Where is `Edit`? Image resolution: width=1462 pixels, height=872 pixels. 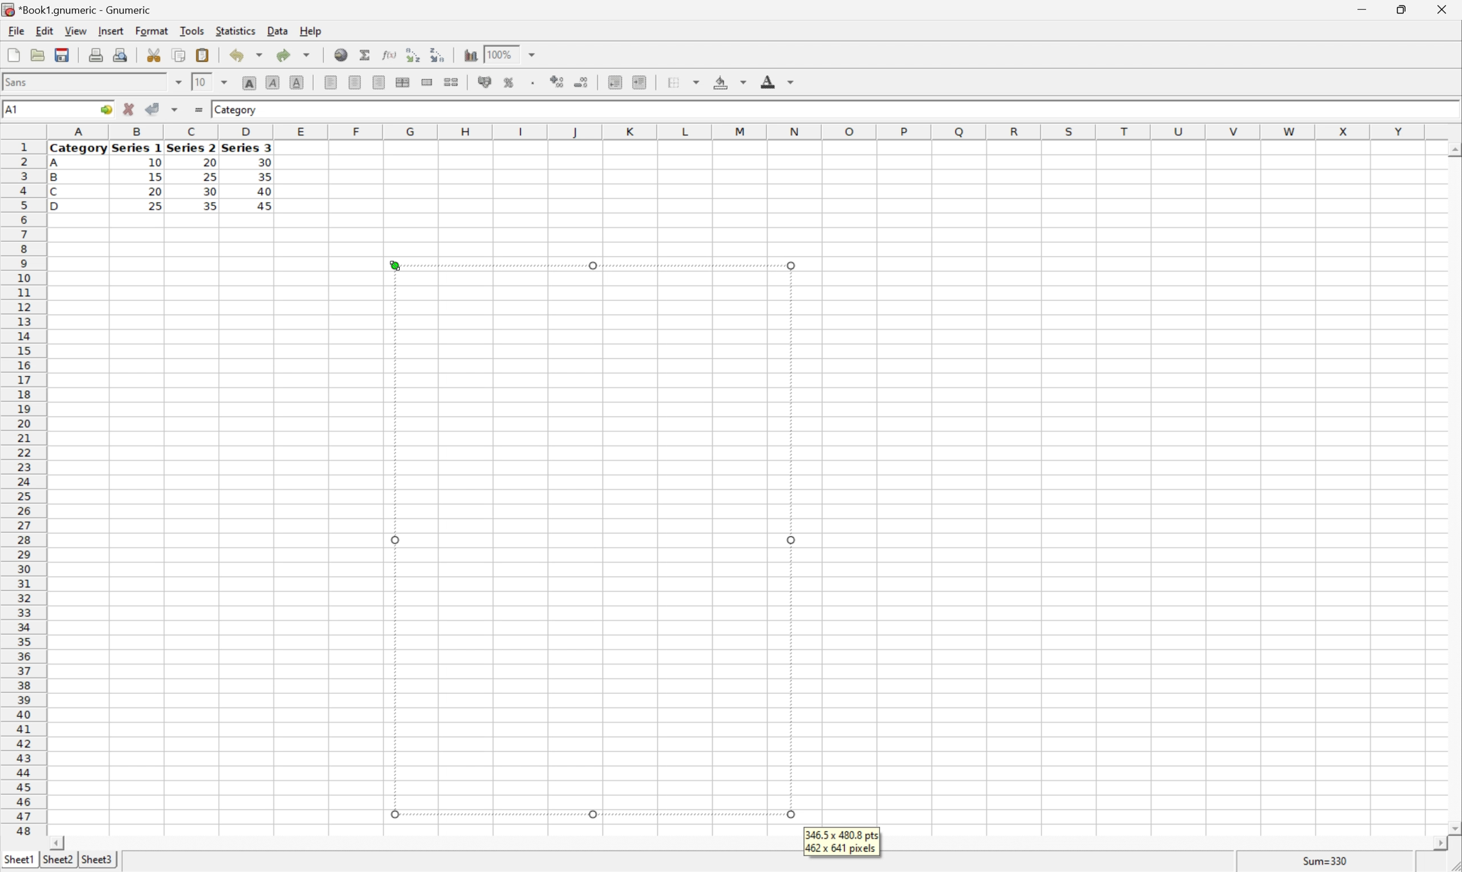
Edit is located at coordinates (45, 30).